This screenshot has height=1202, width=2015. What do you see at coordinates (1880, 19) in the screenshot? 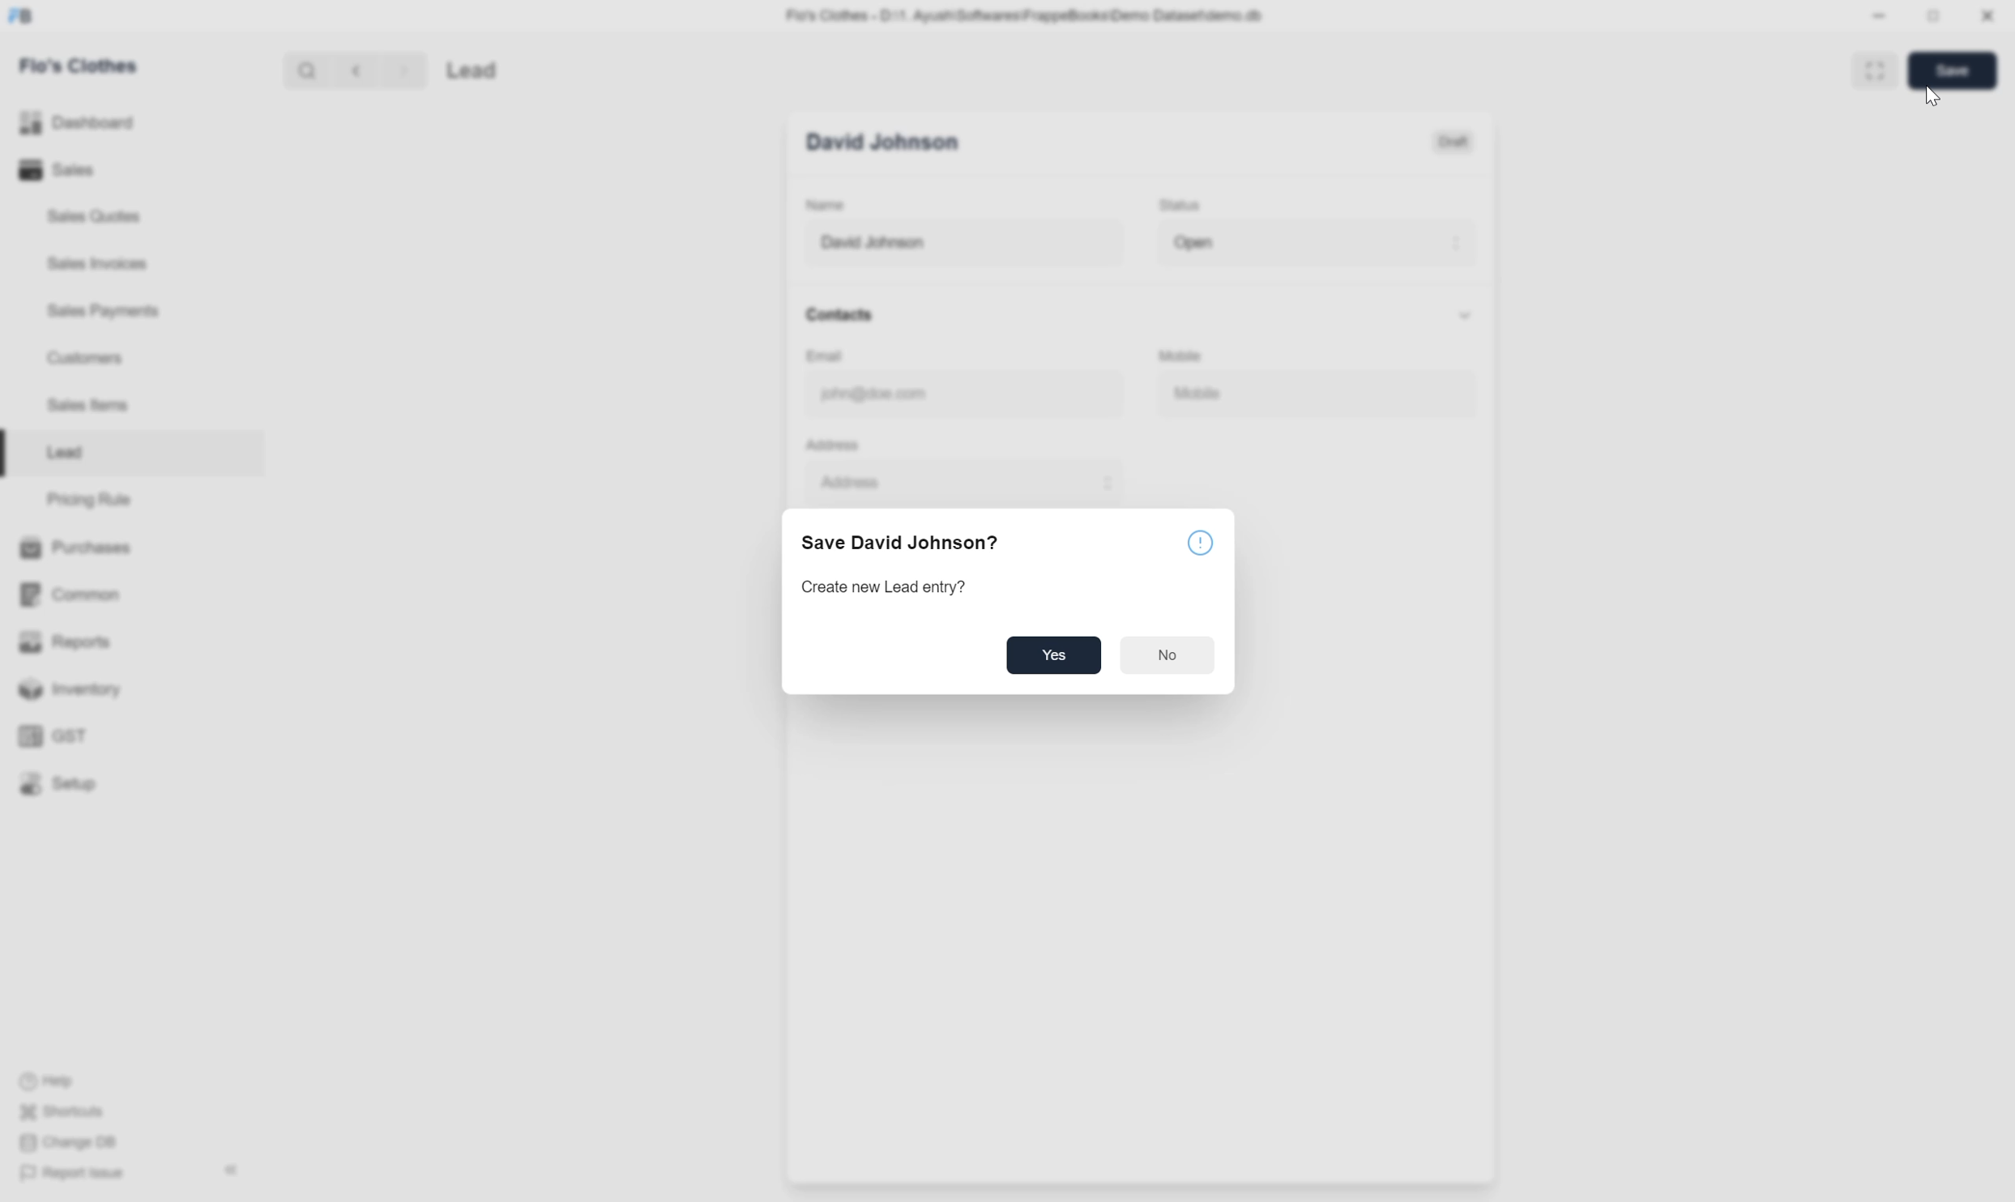
I see `minimise` at bounding box center [1880, 19].